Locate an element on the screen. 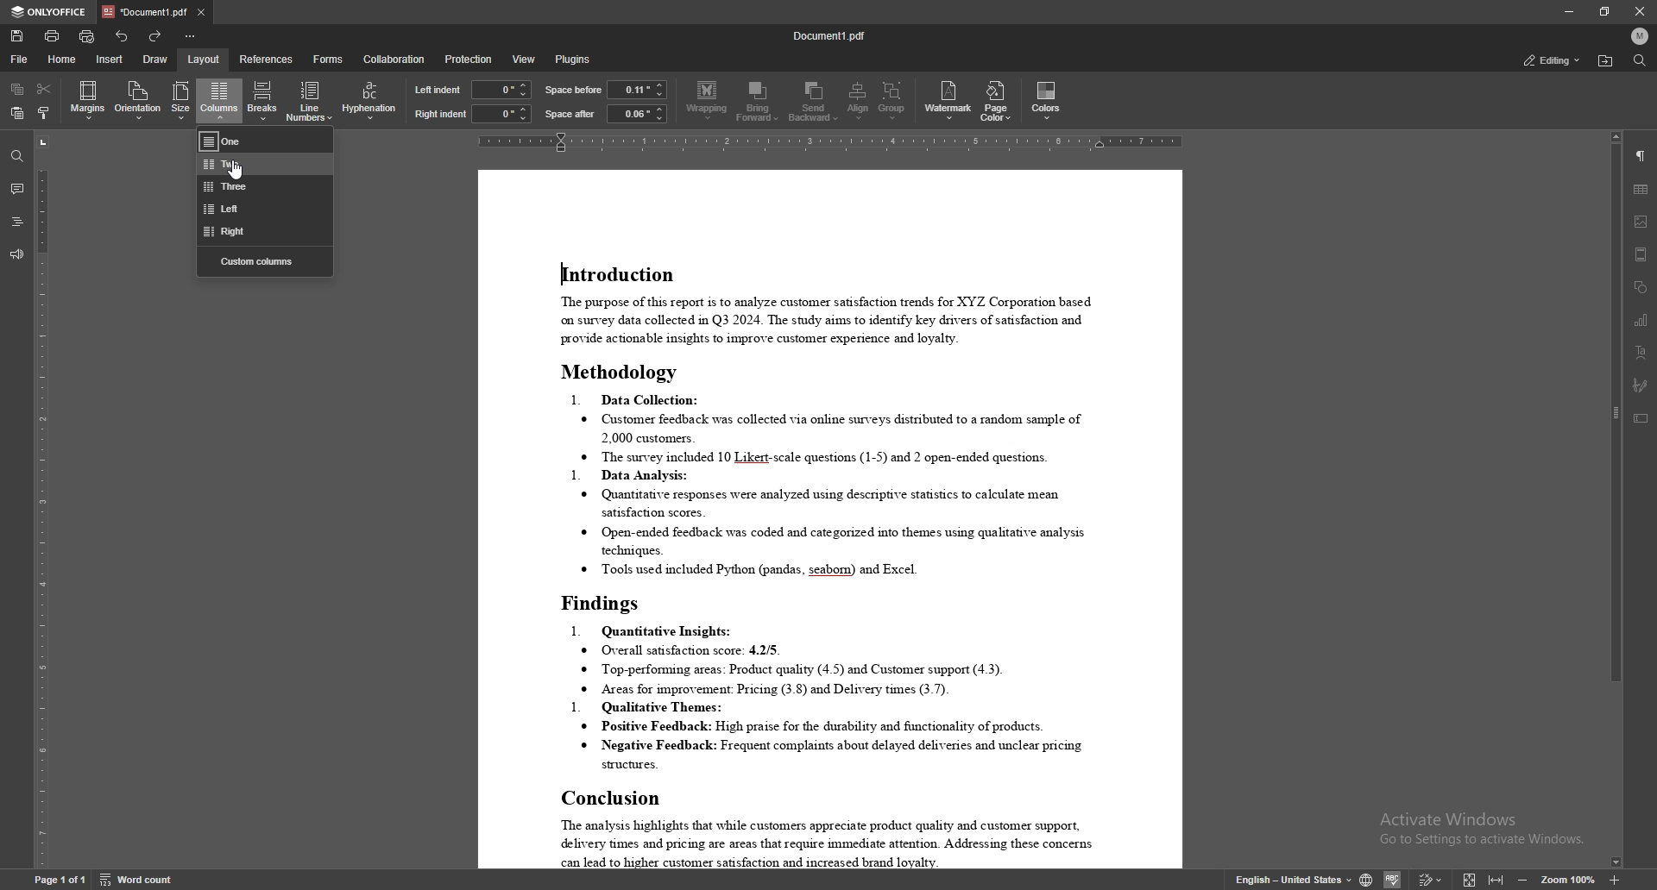  horizontal scale is located at coordinates (835, 142).